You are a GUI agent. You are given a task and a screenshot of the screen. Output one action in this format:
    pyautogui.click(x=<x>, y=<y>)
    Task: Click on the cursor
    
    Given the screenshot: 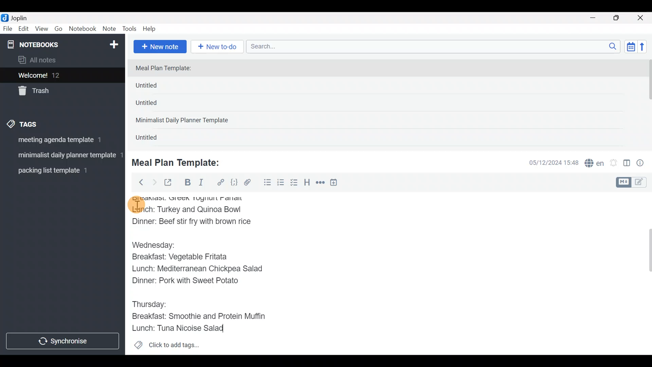 What is the action you would take?
    pyautogui.click(x=136, y=205)
    